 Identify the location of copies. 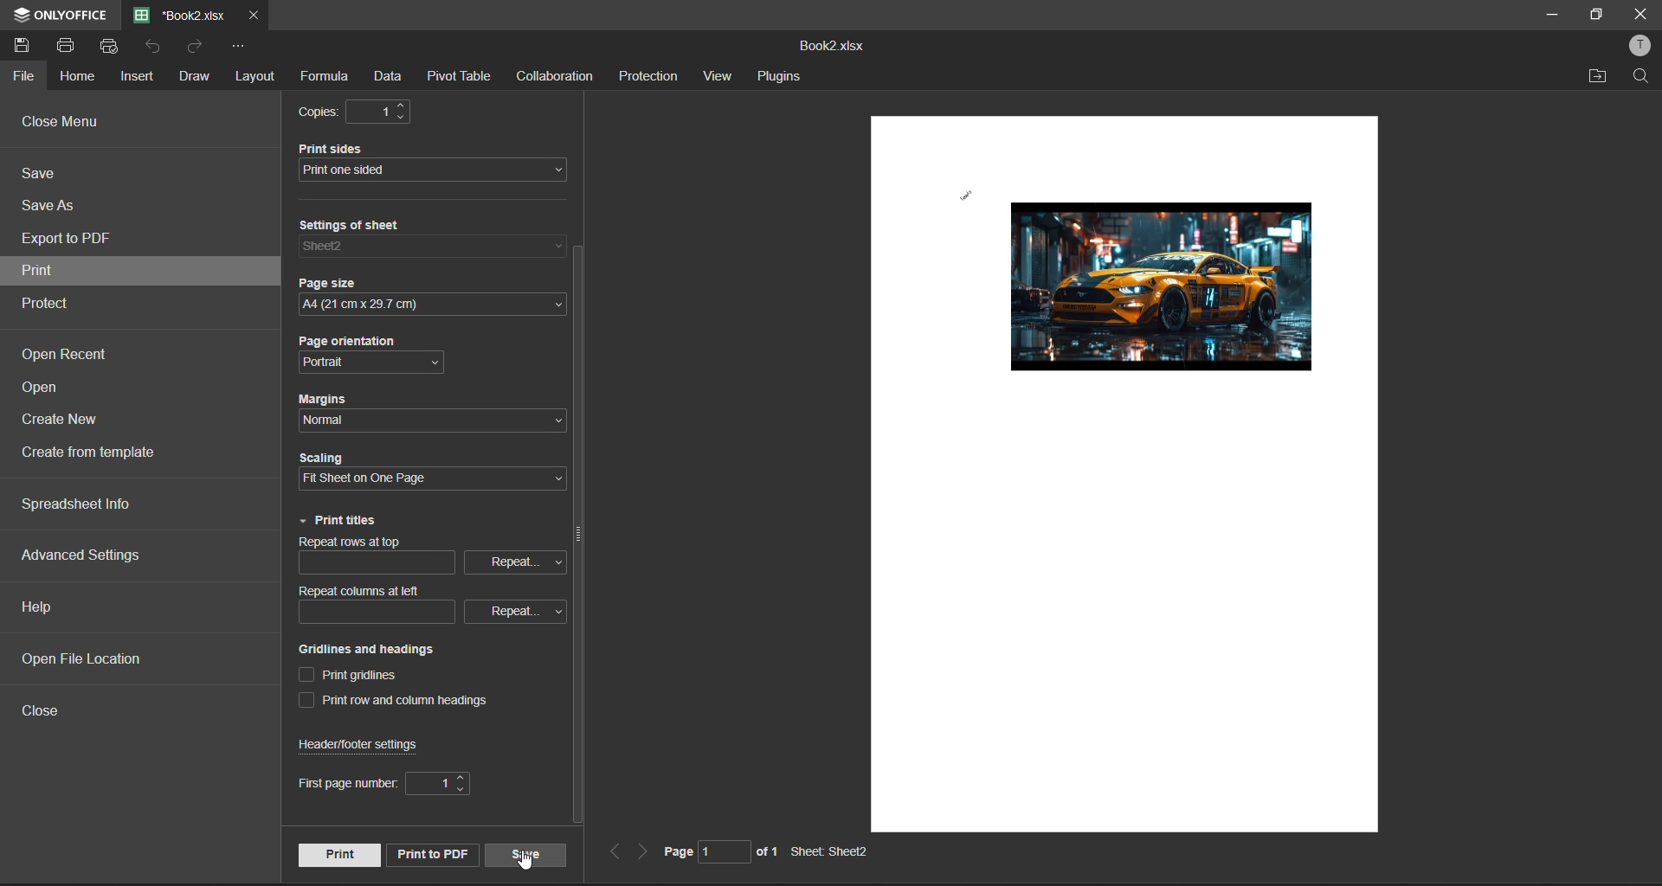
(320, 112).